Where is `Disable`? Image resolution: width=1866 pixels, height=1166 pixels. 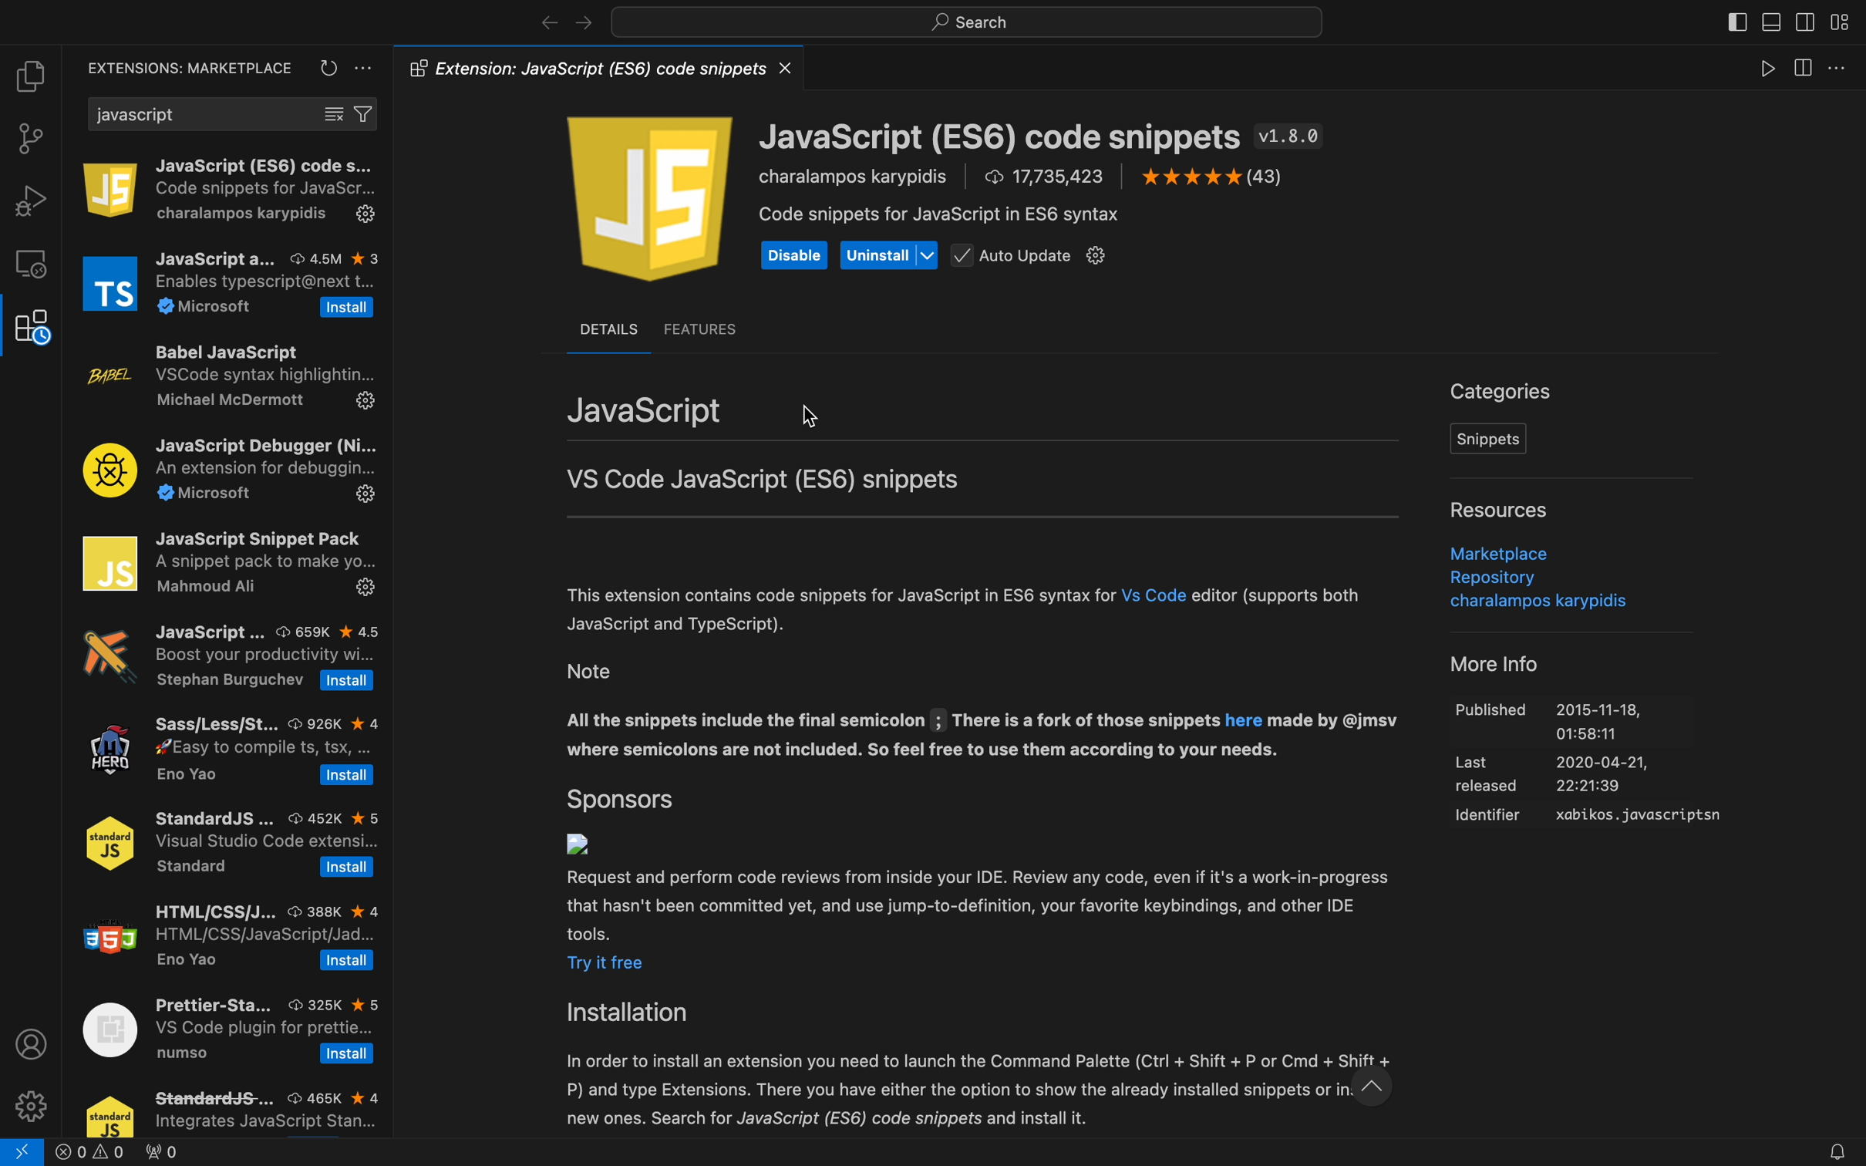 Disable is located at coordinates (790, 256).